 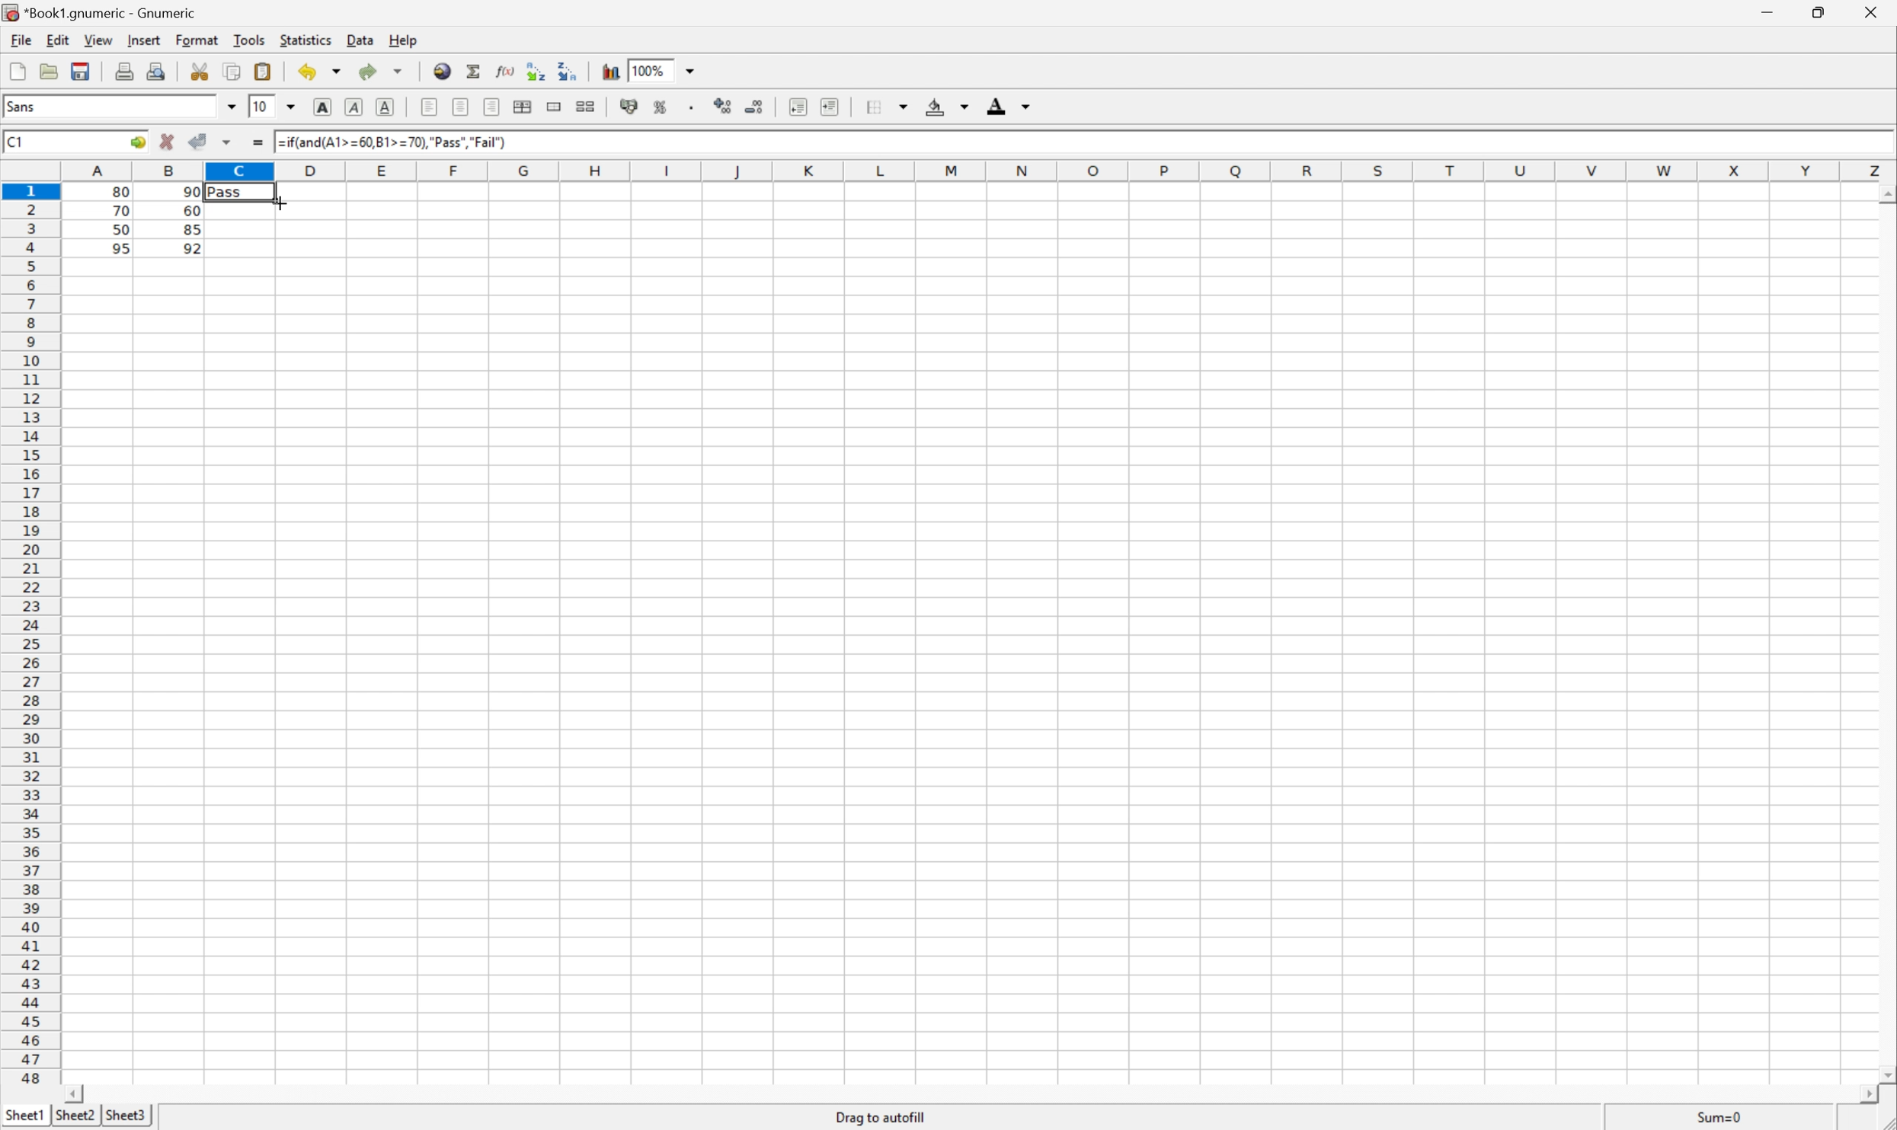 What do you see at coordinates (462, 107) in the screenshot?
I see `Center horizontally` at bounding box center [462, 107].